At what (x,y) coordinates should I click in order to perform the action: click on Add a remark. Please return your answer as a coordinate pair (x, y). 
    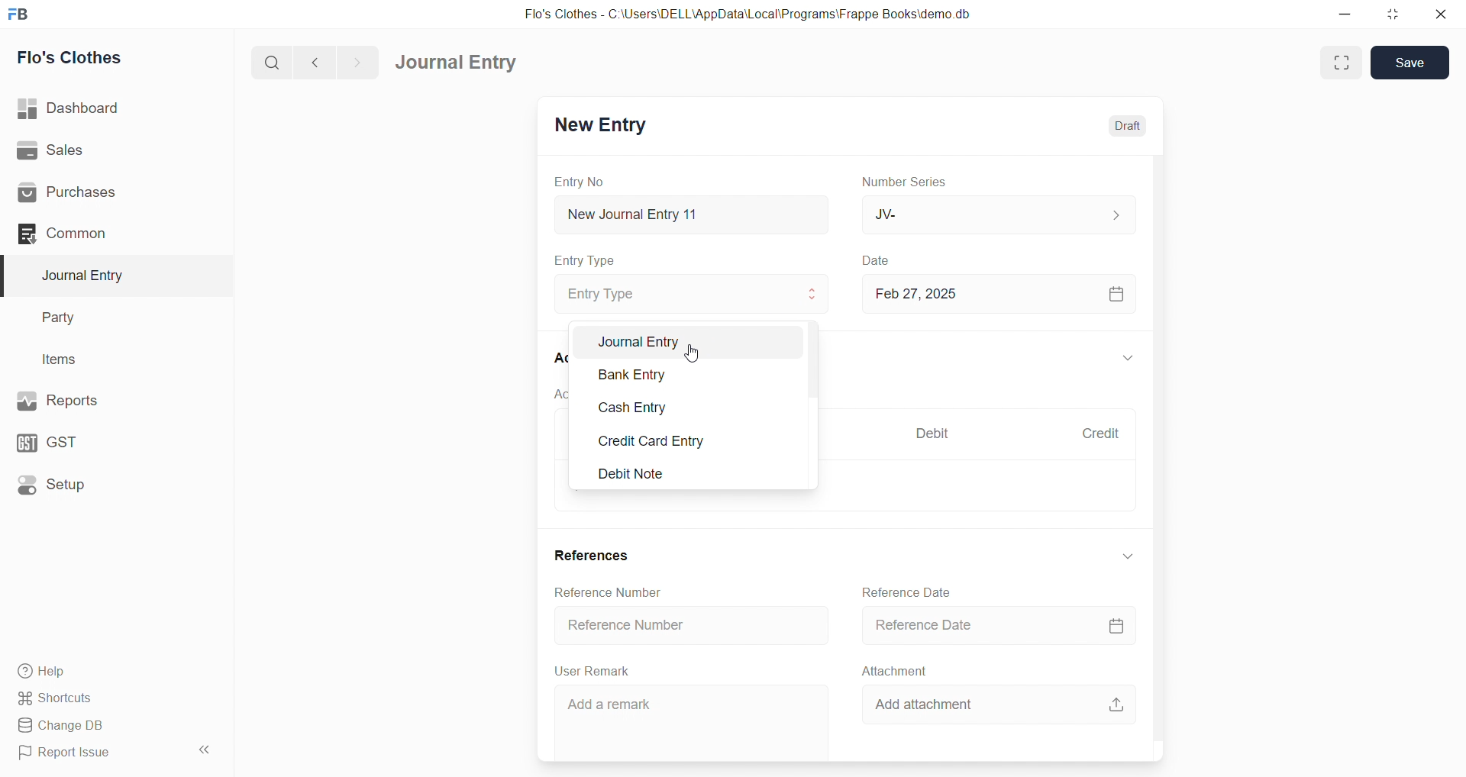
    Looking at the image, I should click on (690, 723).